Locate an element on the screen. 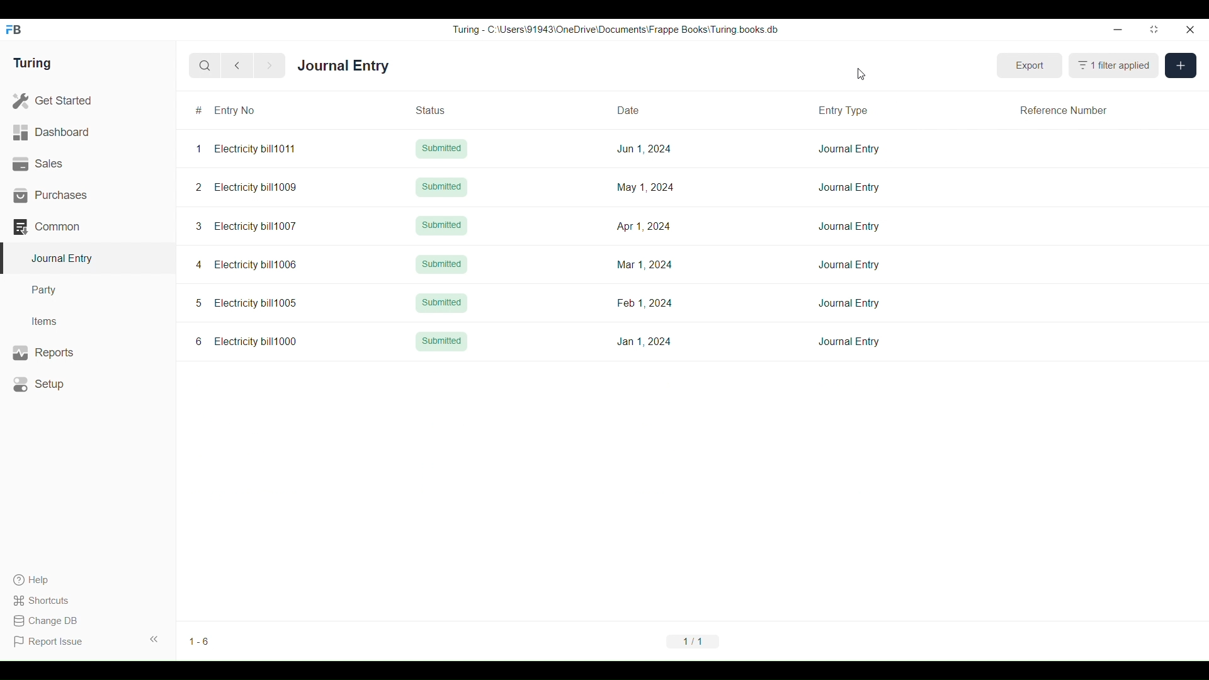  Journal Entry is located at coordinates (343, 65).